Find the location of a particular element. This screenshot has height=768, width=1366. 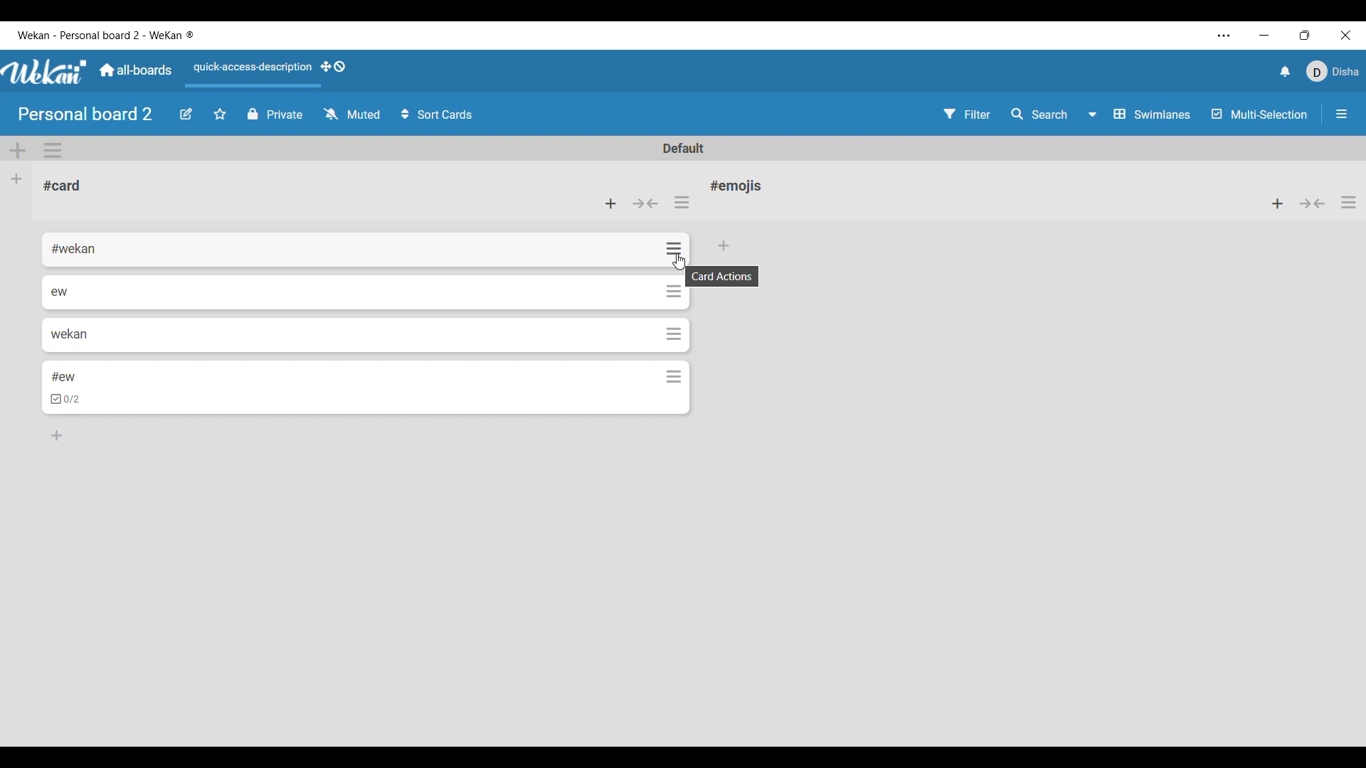

Minimize is located at coordinates (1264, 36).